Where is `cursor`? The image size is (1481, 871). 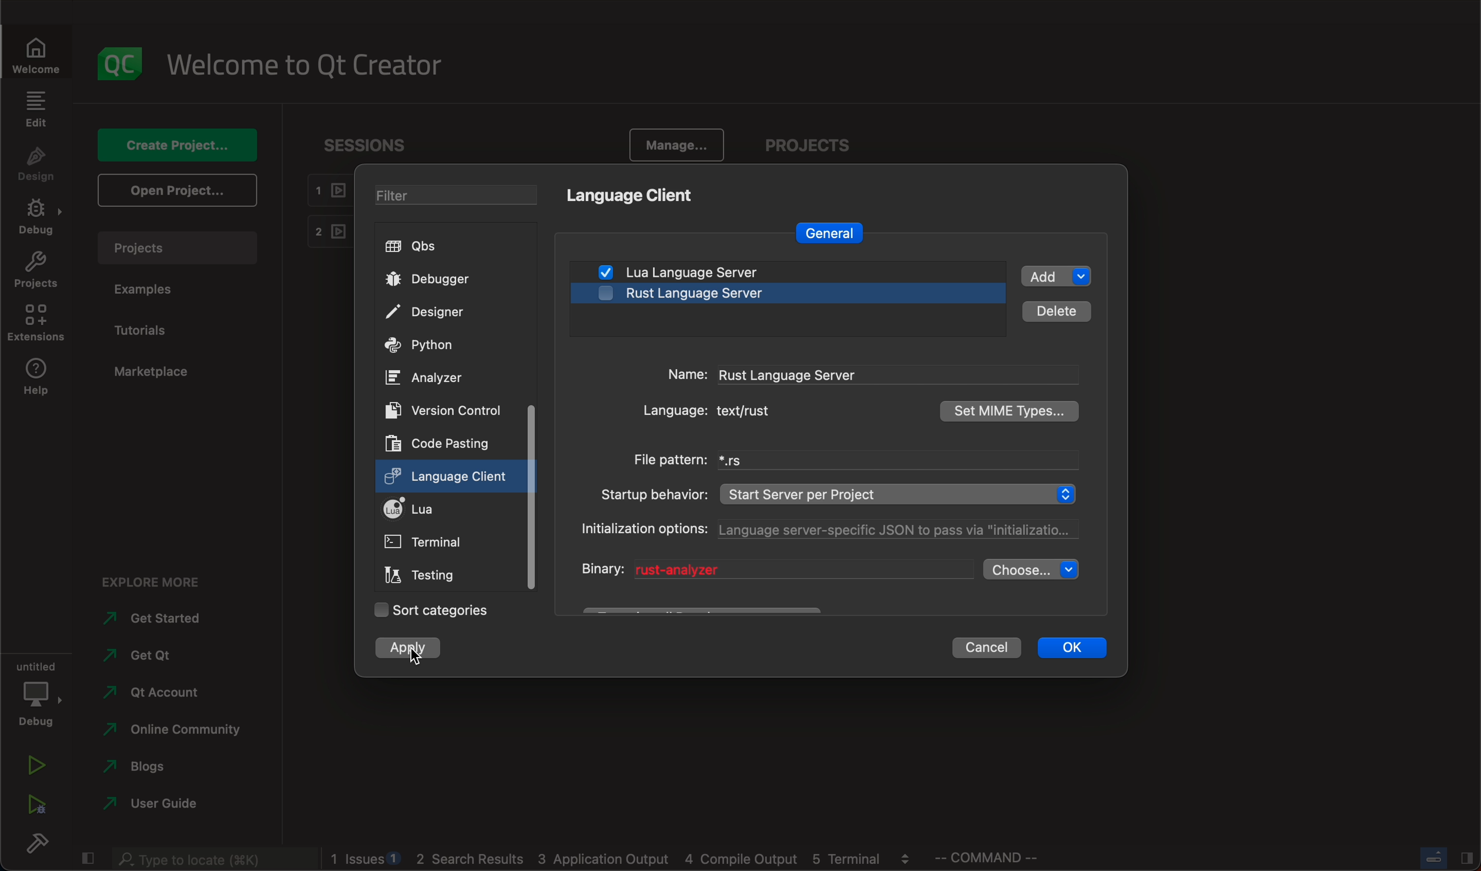 cursor is located at coordinates (413, 655).